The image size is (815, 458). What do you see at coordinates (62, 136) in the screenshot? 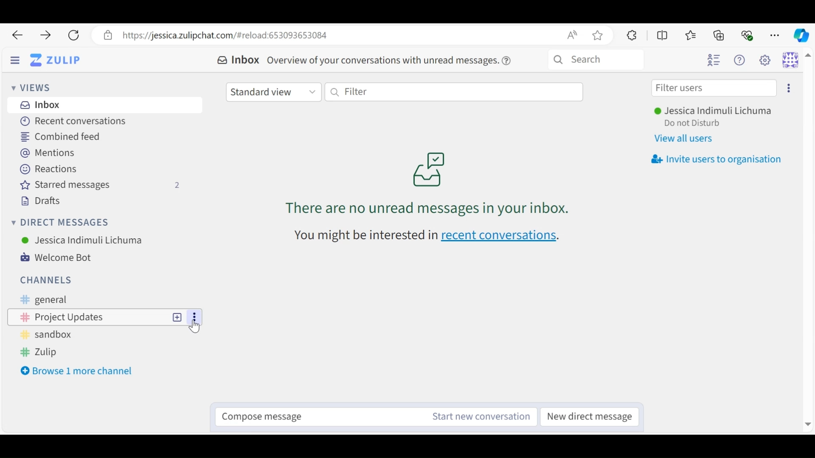
I see `Combined feed` at bounding box center [62, 136].